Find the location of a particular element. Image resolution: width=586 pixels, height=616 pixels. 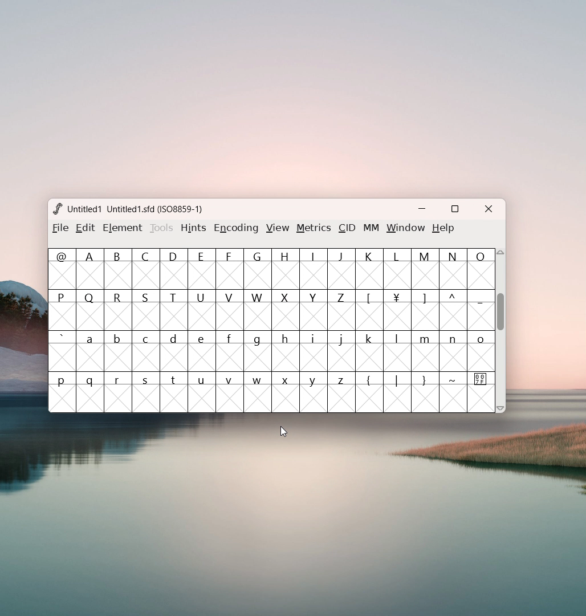

I is located at coordinates (314, 269).